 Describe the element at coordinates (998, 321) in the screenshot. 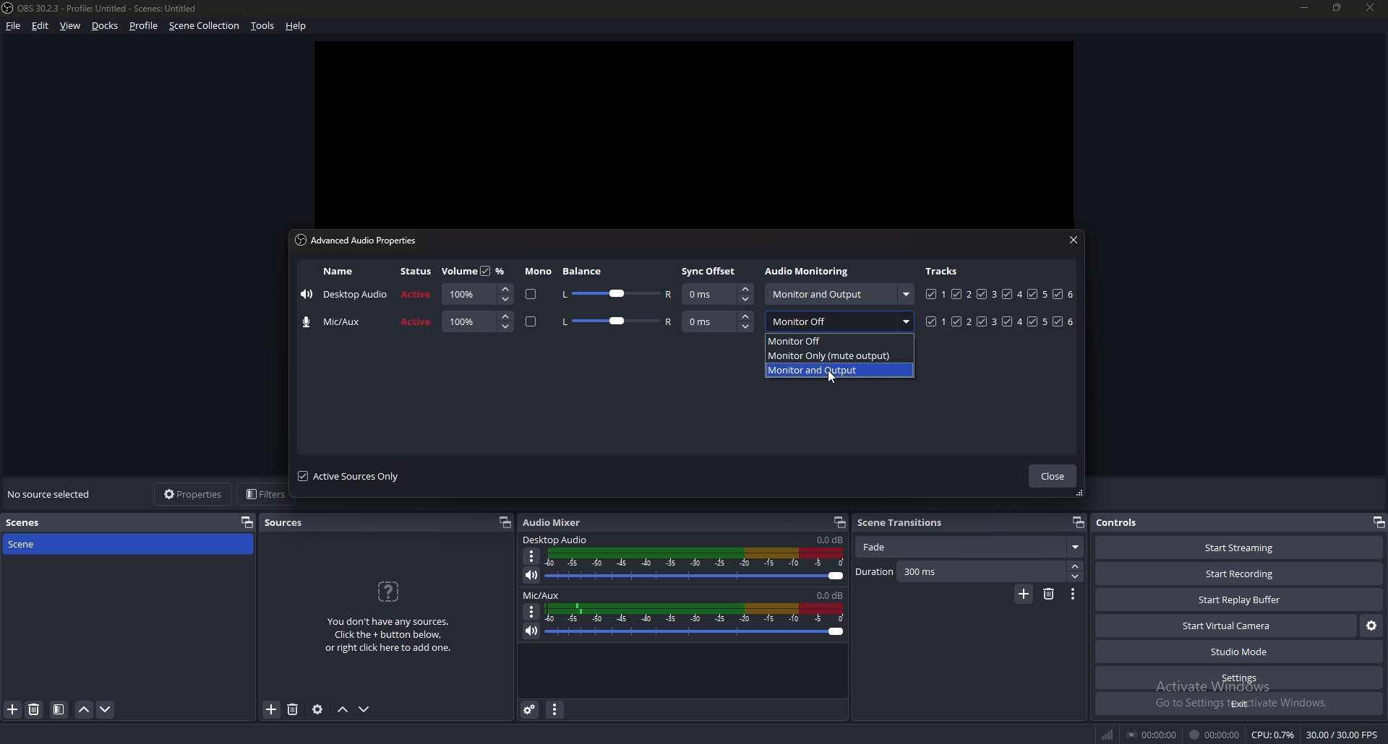

I see `tracks` at that location.